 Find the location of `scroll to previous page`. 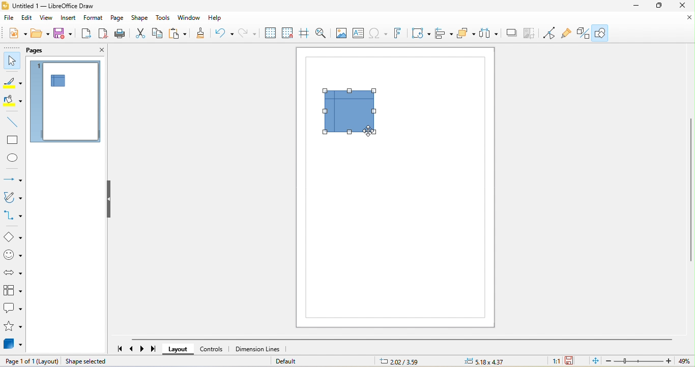

scroll to previous page is located at coordinates (132, 349).